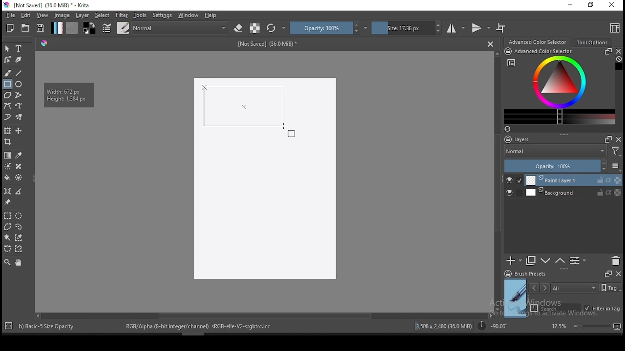 The height and width of the screenshot is (351, 625). What do you see at coordinates (511, 130) in the screenshot?
I see `Refresh` at bounding box center [511, 130].